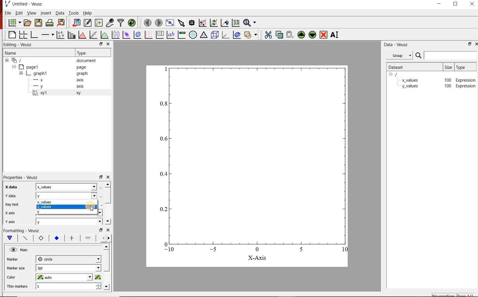 Image resolution: width=478 pixels, height=297 pixels. I want to click on x_values, so click(66, 187).